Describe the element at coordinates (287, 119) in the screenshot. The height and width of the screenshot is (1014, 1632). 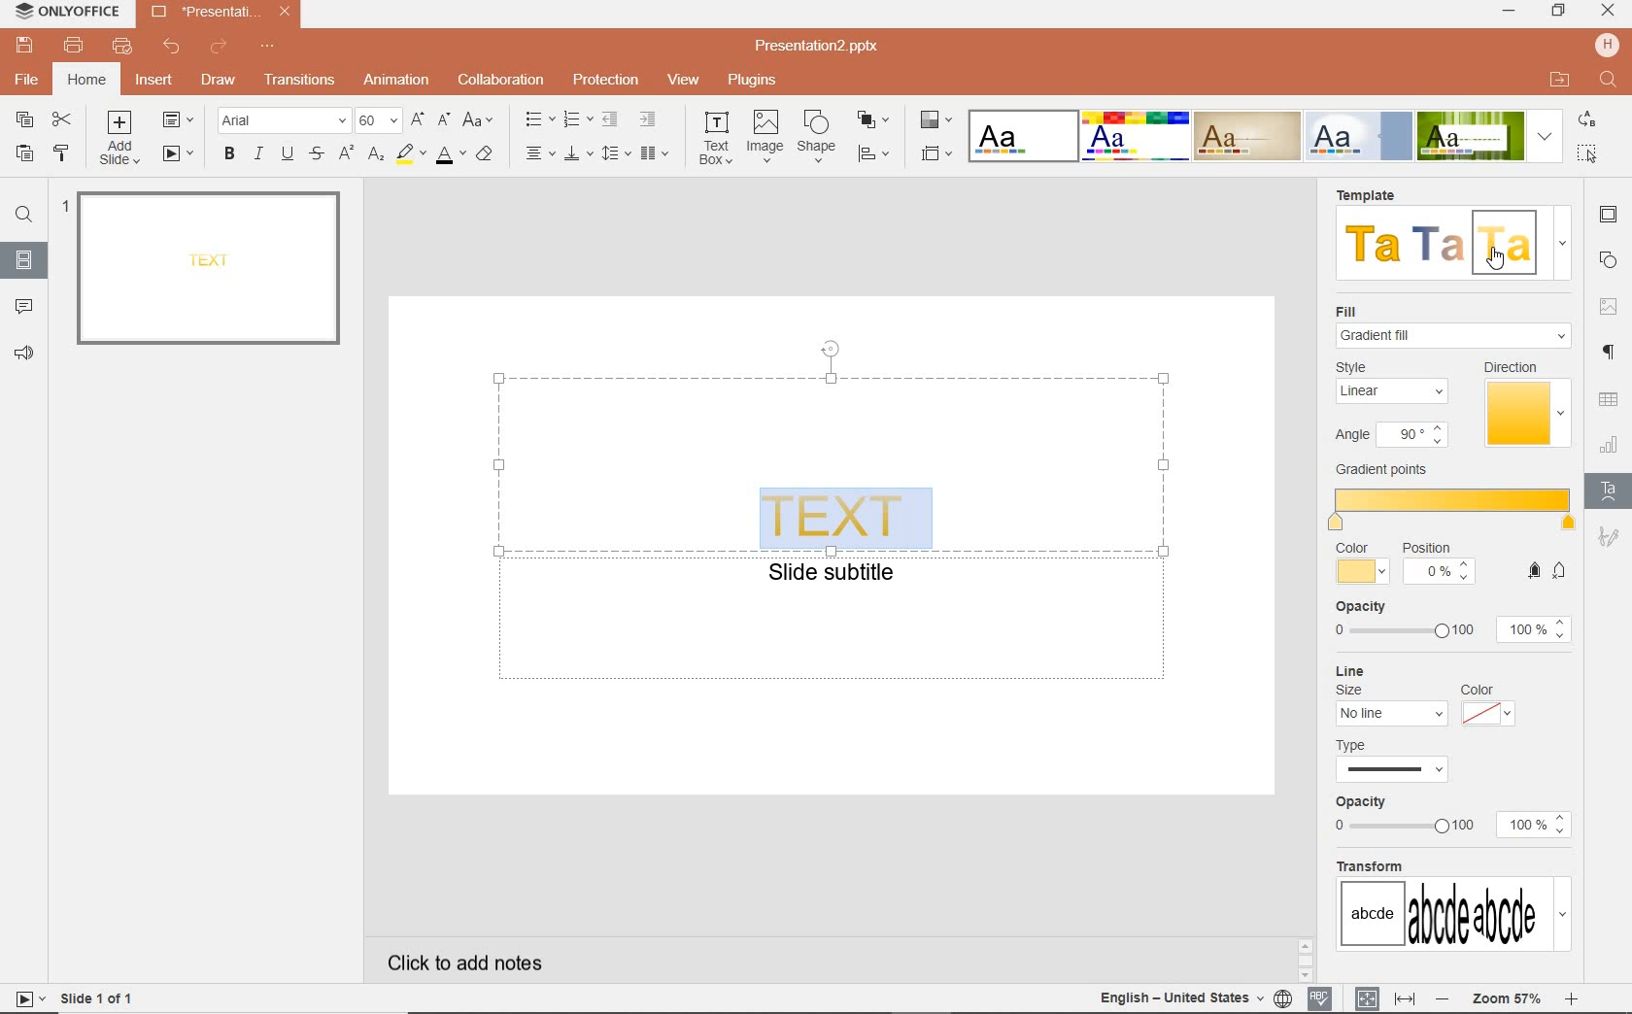
I see `FONT` at that location.